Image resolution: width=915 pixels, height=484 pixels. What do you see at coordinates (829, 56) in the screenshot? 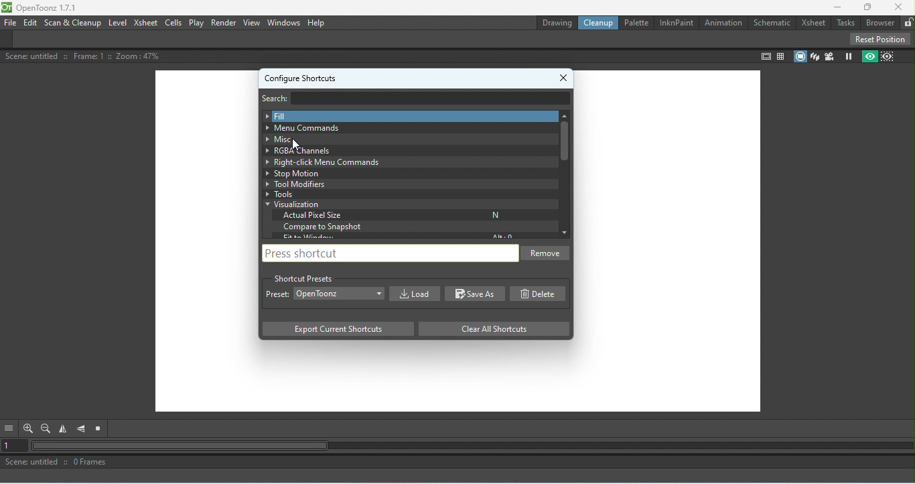
I see `Camera view` at bounding box center [829, 56].